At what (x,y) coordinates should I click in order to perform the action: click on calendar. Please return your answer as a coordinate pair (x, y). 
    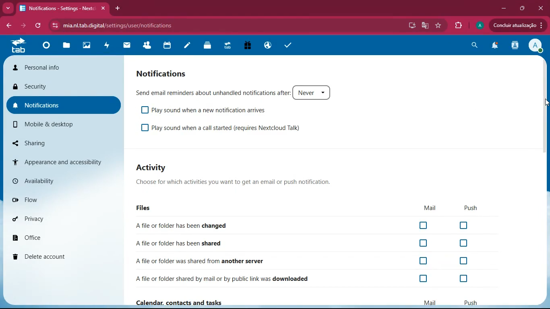
    Looking at the image, I should click on (168, 47).